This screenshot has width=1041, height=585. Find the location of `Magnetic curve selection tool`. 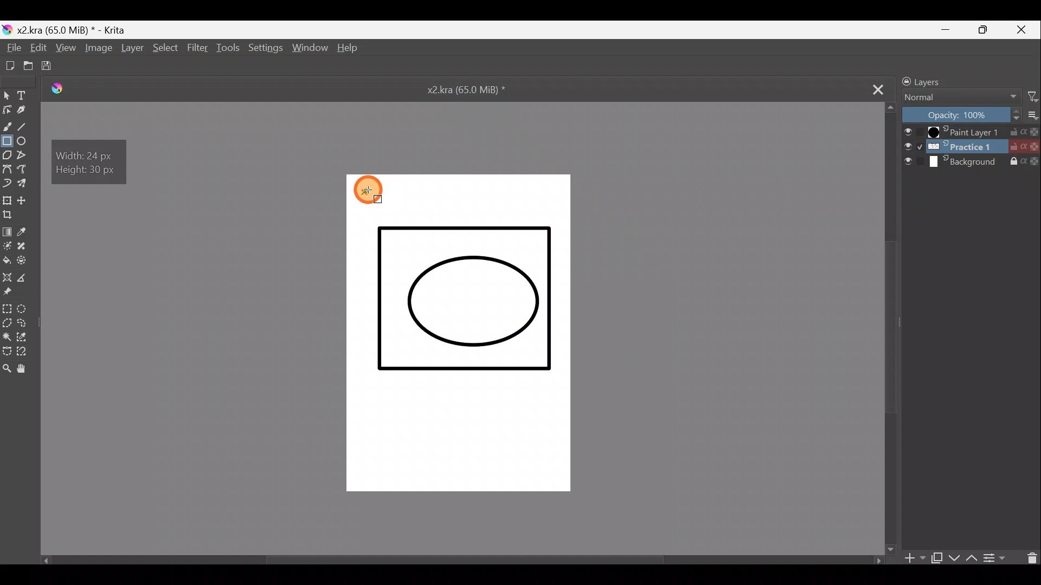

Magnetic curve selection tool is located at coordinates (25, 353).